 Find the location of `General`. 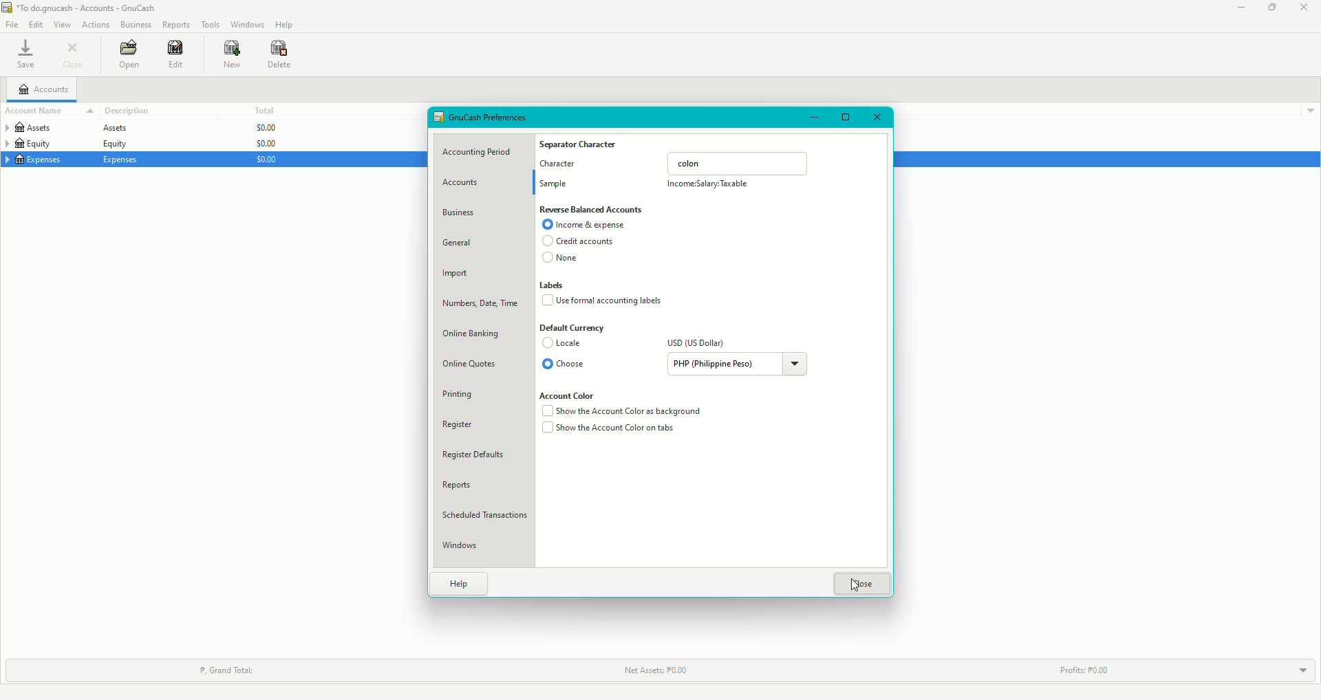

General is located at coordinates (460, 243).